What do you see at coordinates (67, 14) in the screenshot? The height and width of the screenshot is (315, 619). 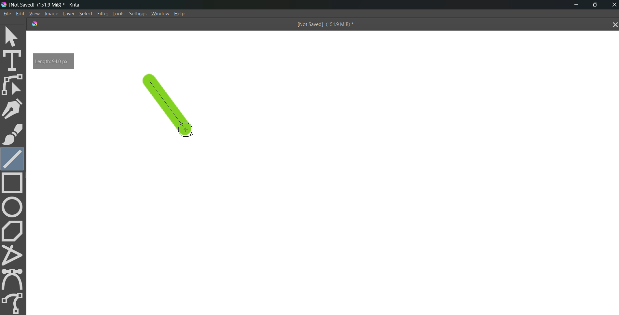 I see `Layer` at bounding box center [67, 14].